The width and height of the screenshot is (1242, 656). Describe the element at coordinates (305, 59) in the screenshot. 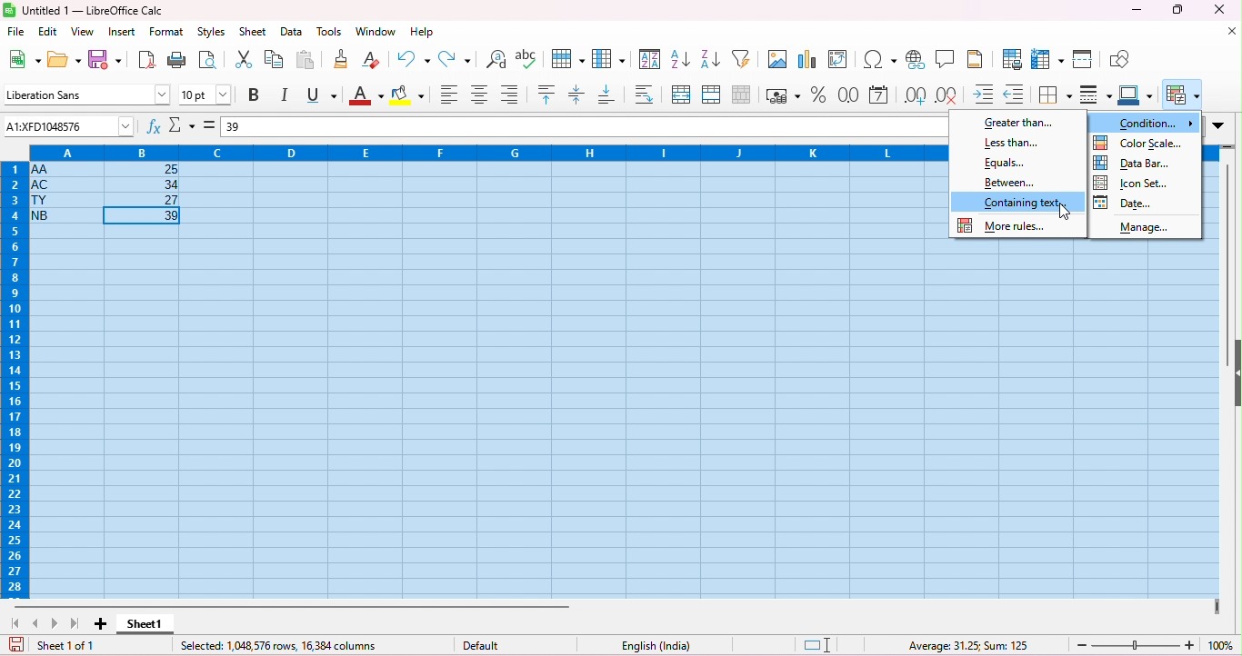

I see `paste` at that location.